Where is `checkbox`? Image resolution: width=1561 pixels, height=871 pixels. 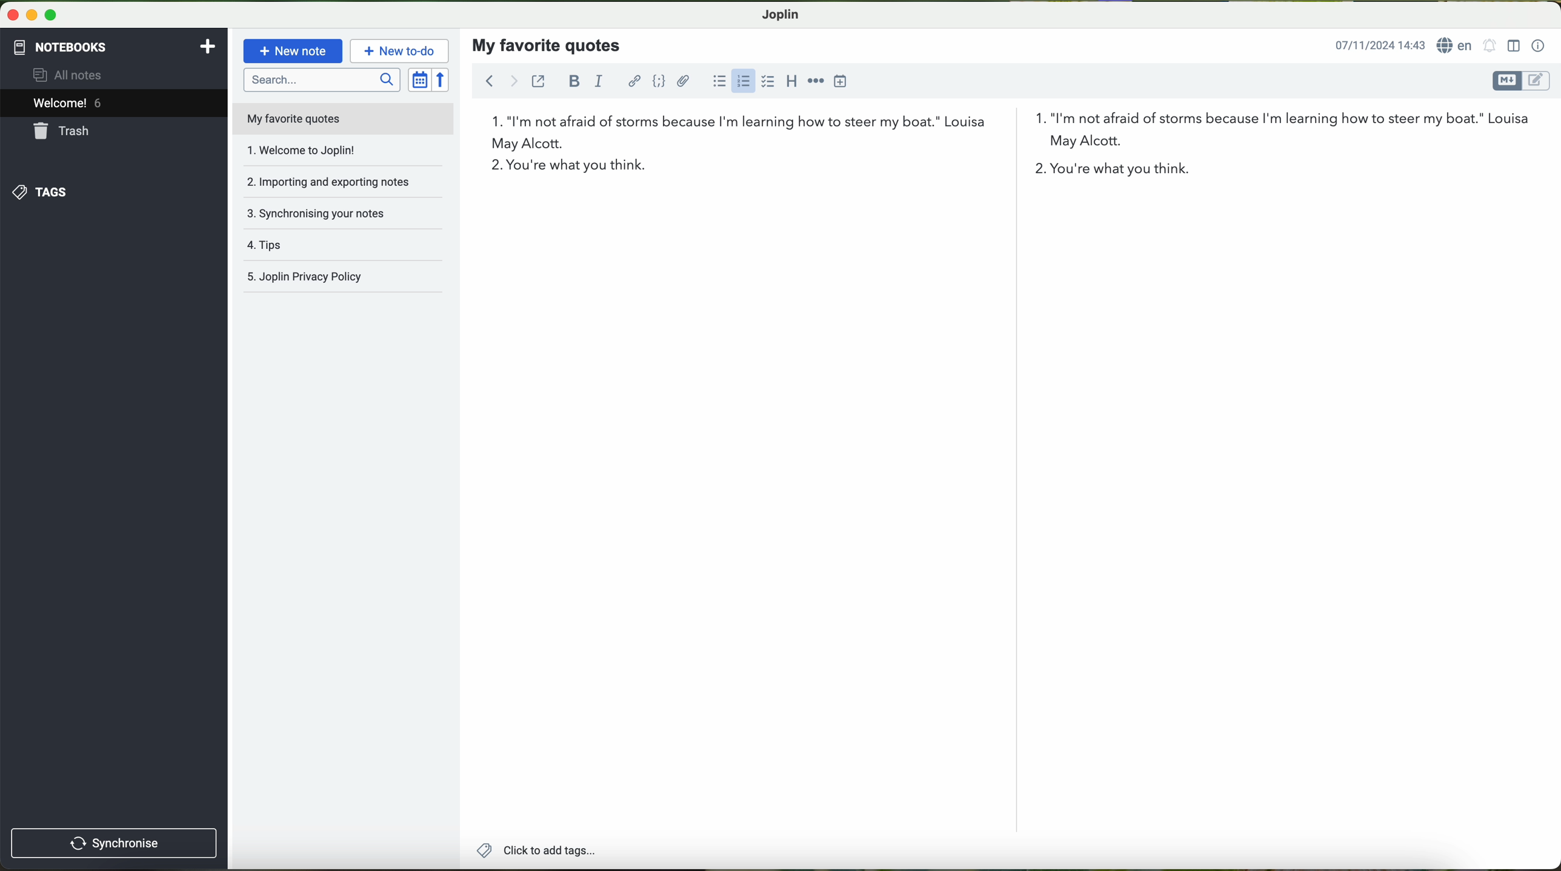 checkbox is located at coordinates (768, 82).